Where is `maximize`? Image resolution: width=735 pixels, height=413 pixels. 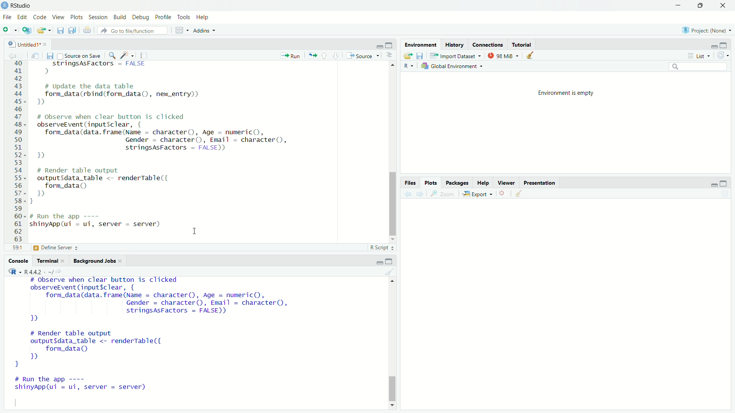 maximize is located at coordinates (391, 46).